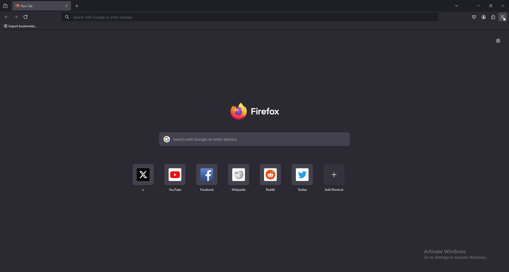  What do you see at coordinates (271, 180) in the screenshot?
I see `reddit` at bounding box center [271, 180].